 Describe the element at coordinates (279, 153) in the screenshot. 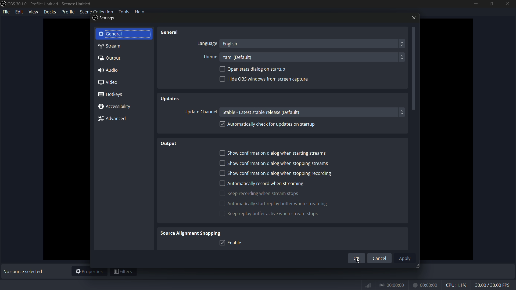

I see `Show confirmation dialog when starting streams` at that location.